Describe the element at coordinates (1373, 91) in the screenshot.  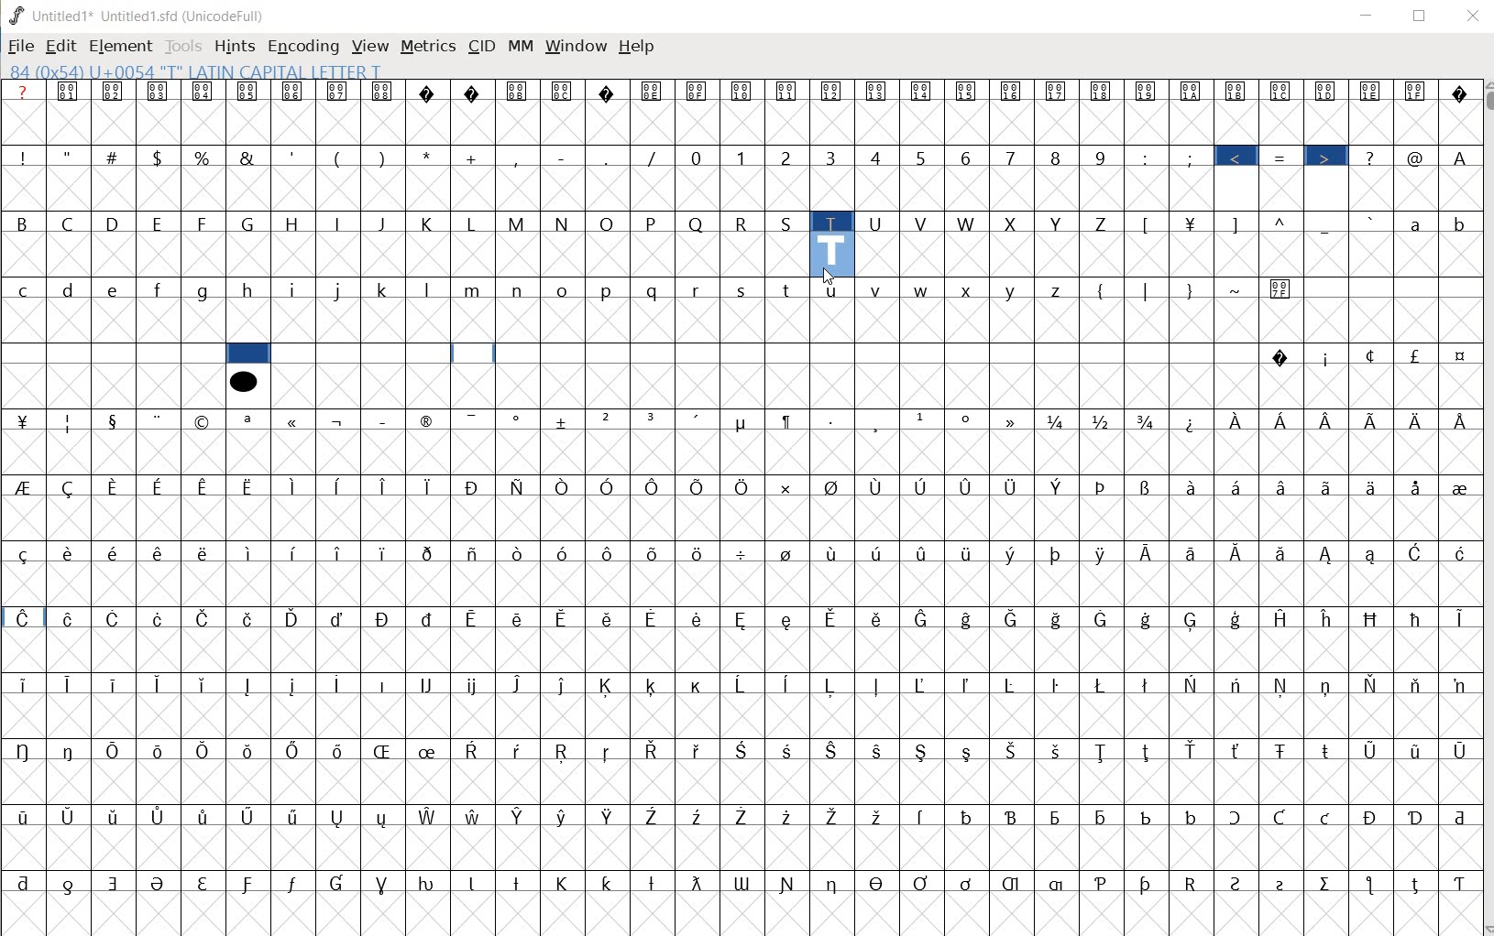
I see `Symbol` at that location.